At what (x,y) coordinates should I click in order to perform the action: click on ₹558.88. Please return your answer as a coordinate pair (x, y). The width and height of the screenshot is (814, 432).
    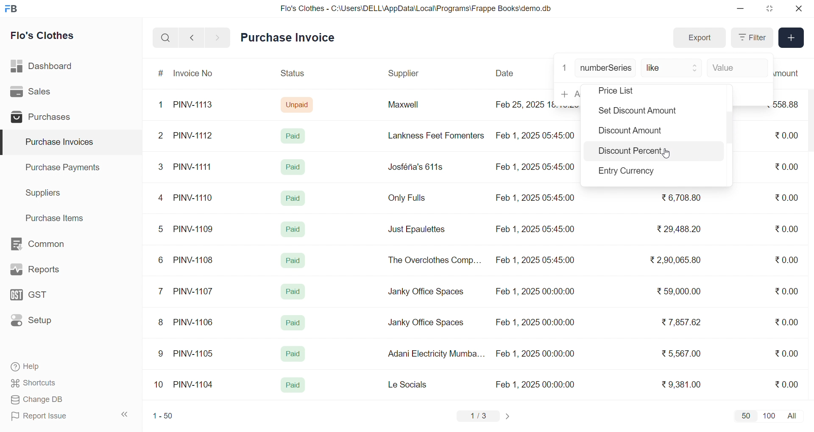
    Looking at the image, I should click on (789, 104).